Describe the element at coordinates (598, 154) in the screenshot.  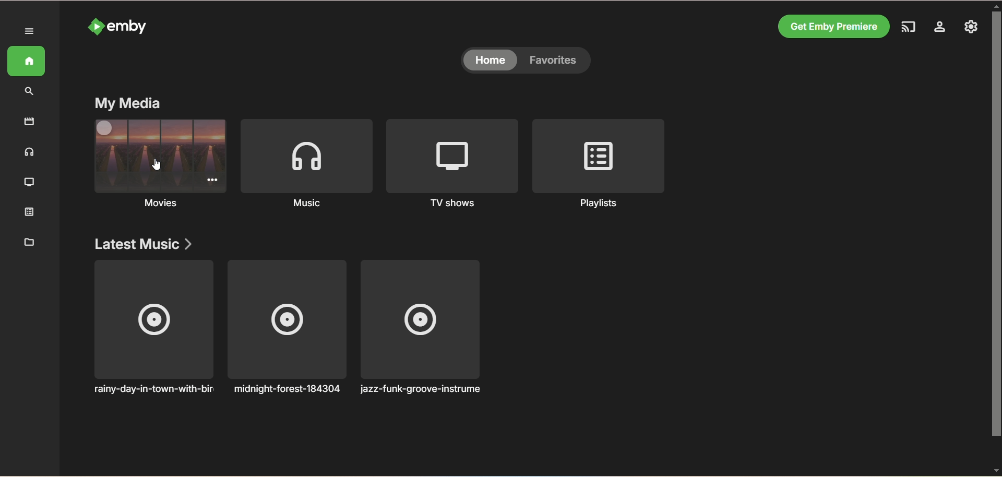
I see `playlists` at that location.